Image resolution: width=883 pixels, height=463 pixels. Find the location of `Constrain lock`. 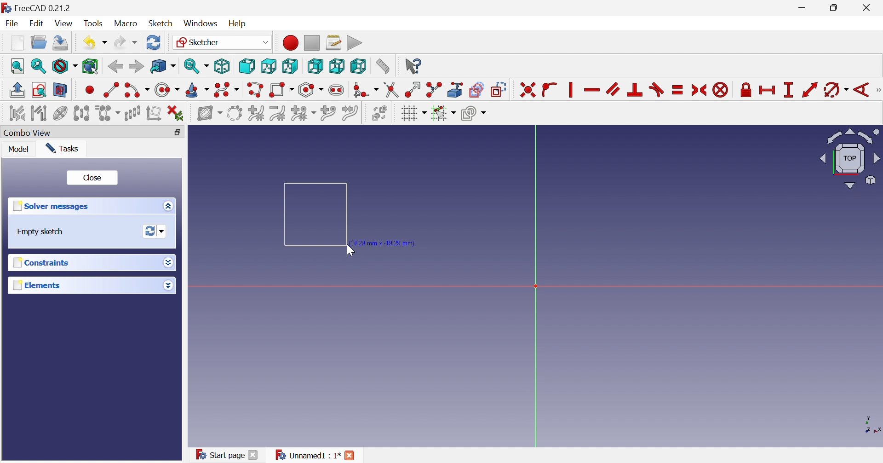

Constrain lock is located at coordinates (746, 89).